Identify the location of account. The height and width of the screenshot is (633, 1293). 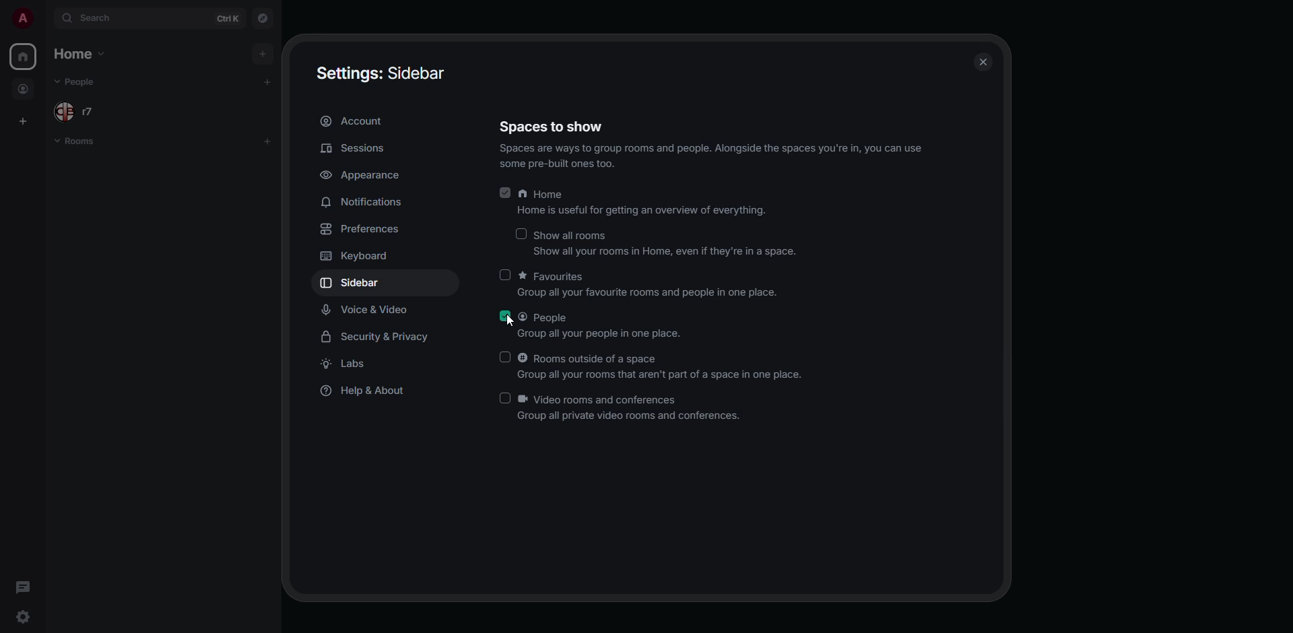
(354, 120).